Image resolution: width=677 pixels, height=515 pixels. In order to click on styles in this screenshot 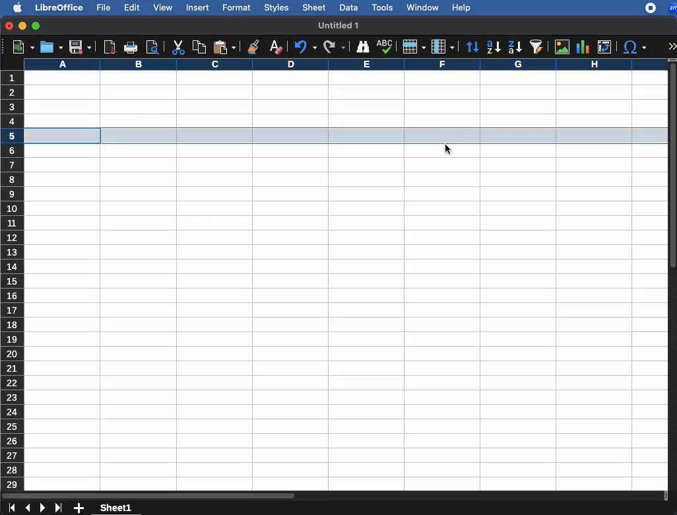, I will do `click(277, 8)`.